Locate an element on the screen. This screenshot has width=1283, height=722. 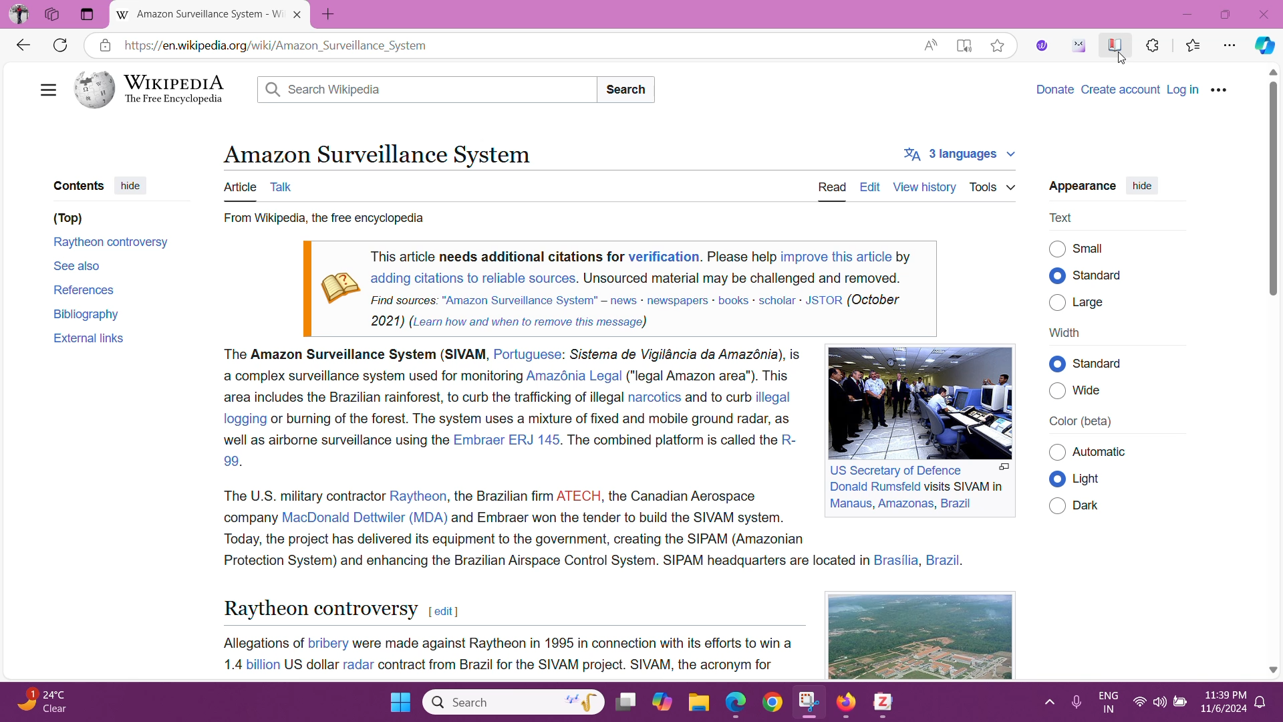
Webpage URL - https://en.wikipedia.org/wiki/Amazon_Surveillance_System is located at coordinates (515, 45).